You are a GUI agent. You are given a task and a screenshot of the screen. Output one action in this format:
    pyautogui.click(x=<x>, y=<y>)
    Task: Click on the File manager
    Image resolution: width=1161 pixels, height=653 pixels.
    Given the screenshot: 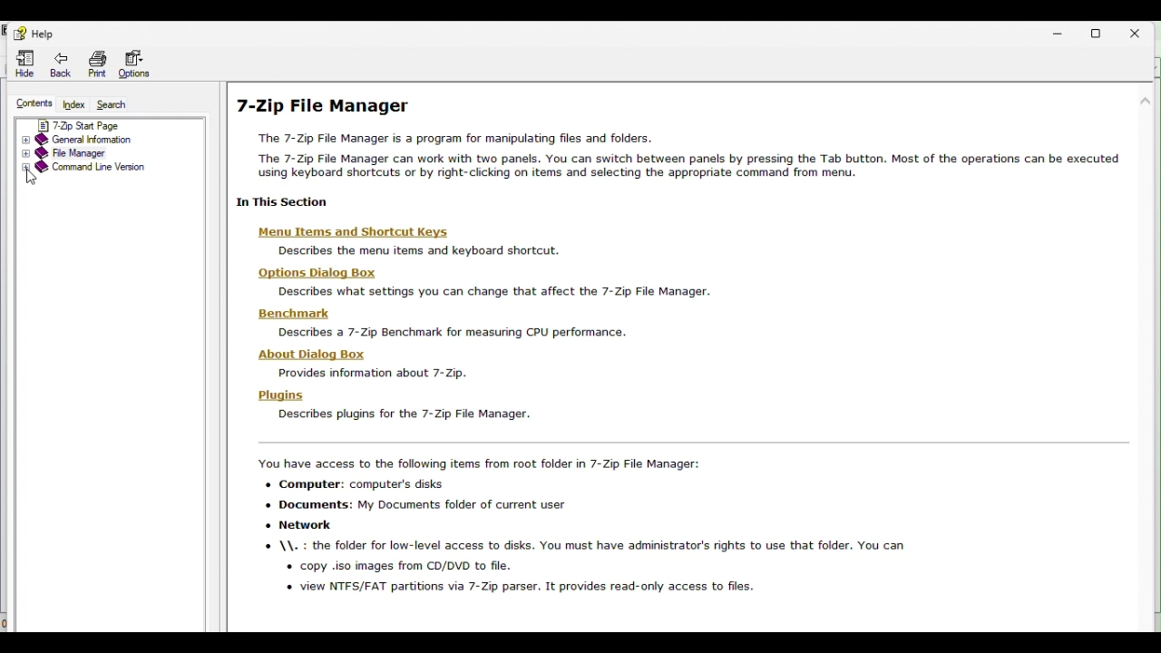 What is the action you would take?
    pyautogui.click(x=96, y=153)
    